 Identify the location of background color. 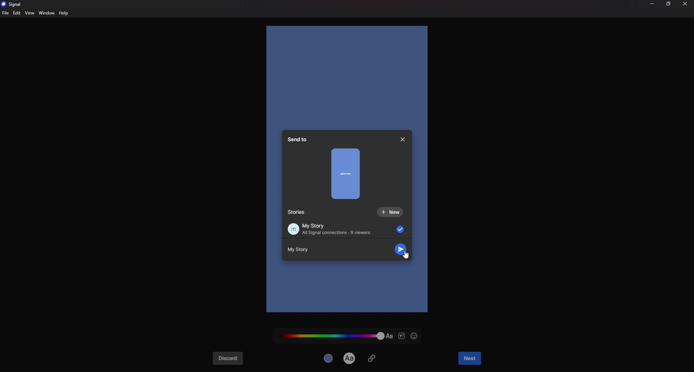
(329, 358).